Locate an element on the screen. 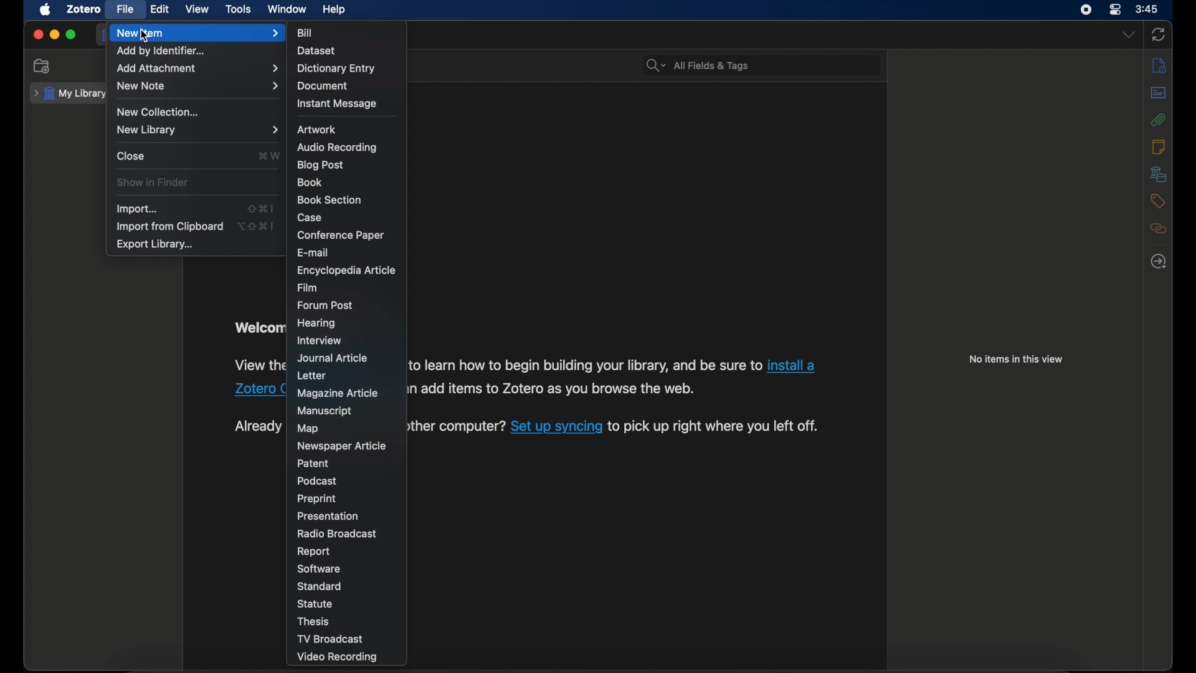 This screenshot has width=1196, height=673. locate is located at coordinates (1157, 262).